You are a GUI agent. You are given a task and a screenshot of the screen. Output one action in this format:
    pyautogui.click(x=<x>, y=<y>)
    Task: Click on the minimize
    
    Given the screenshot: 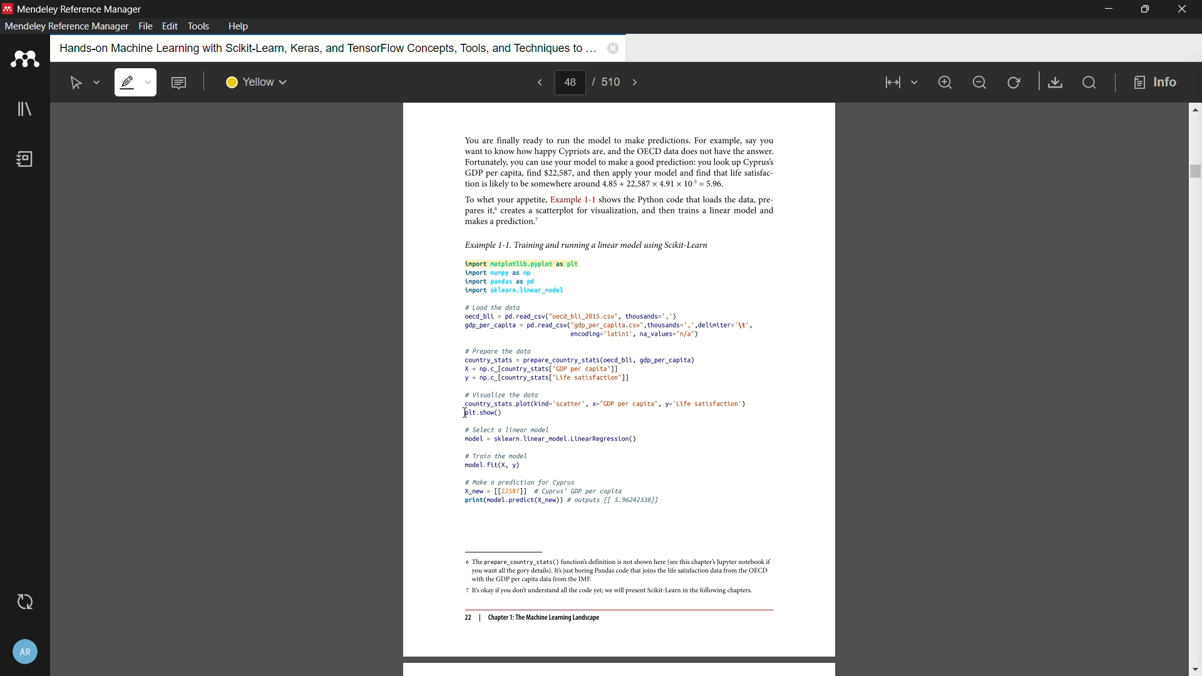 What is the action you would take?
    pyautogui.click(x=1110, y=9)
    